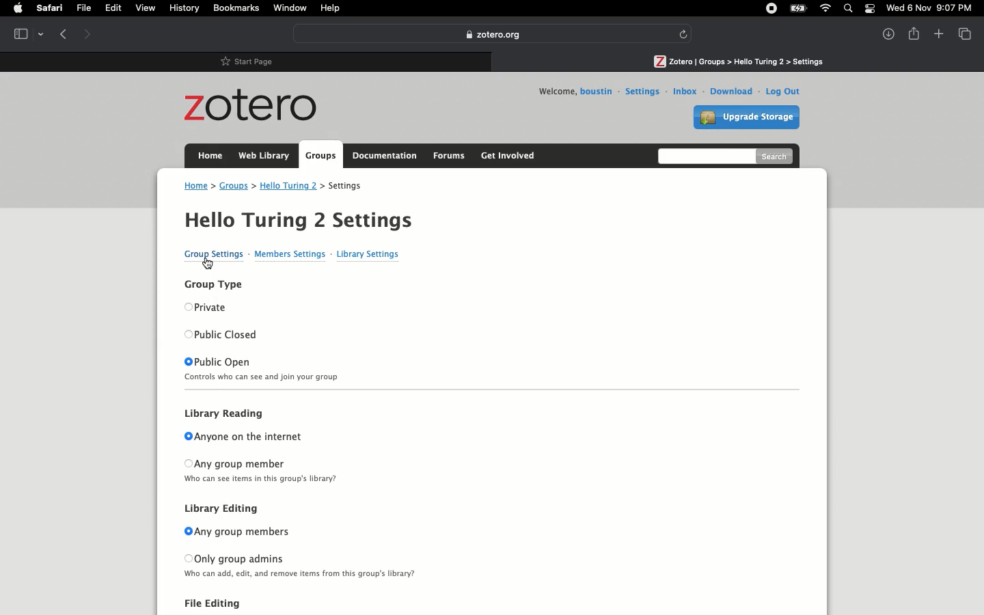  I want to click on Internet, so click(824, 9).